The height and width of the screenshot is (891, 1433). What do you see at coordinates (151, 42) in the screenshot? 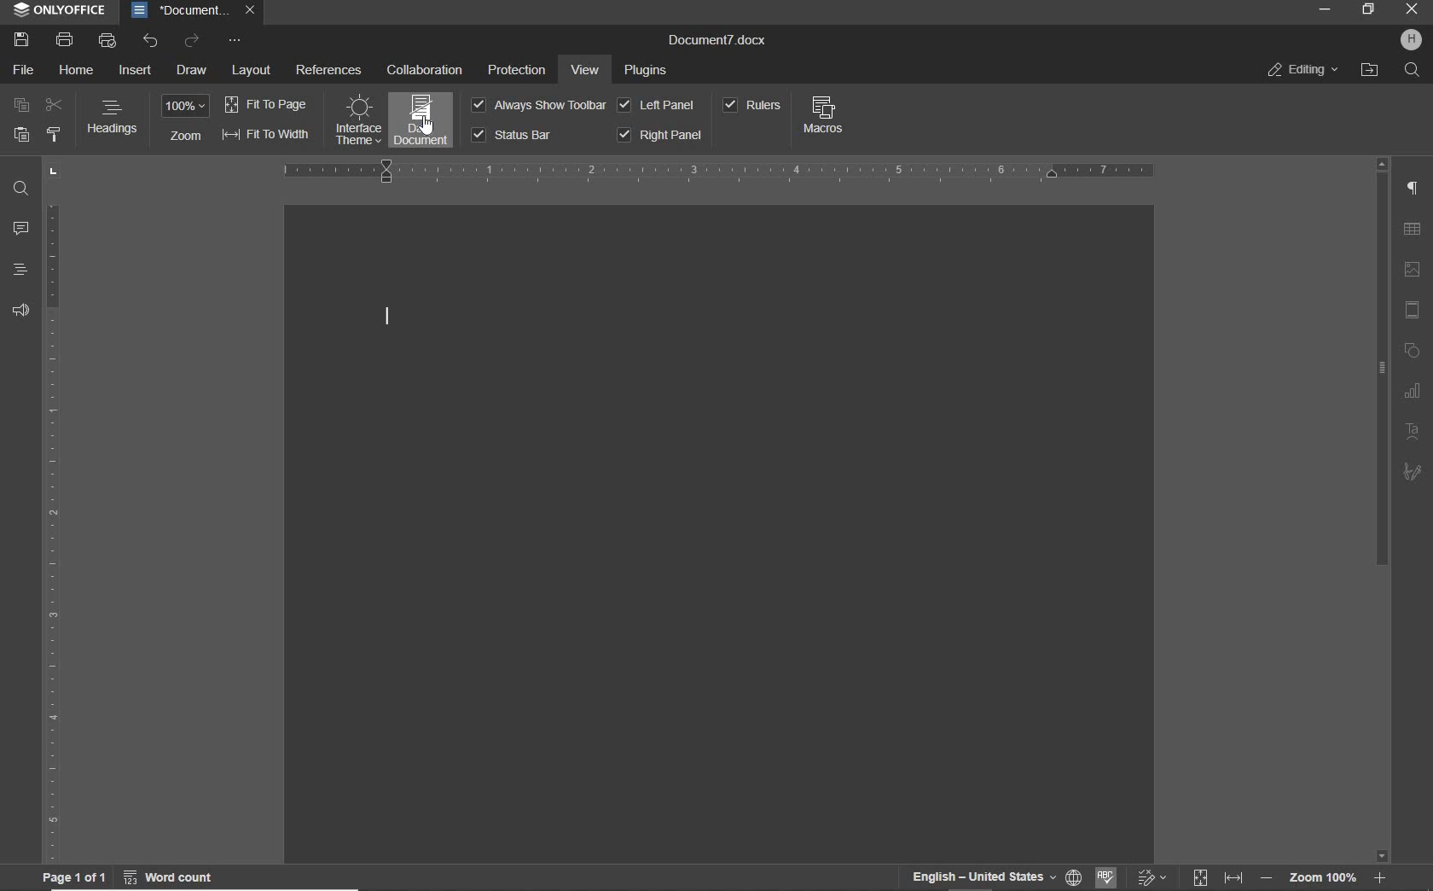
I see `UNDO` at bounding box center [151, 42].